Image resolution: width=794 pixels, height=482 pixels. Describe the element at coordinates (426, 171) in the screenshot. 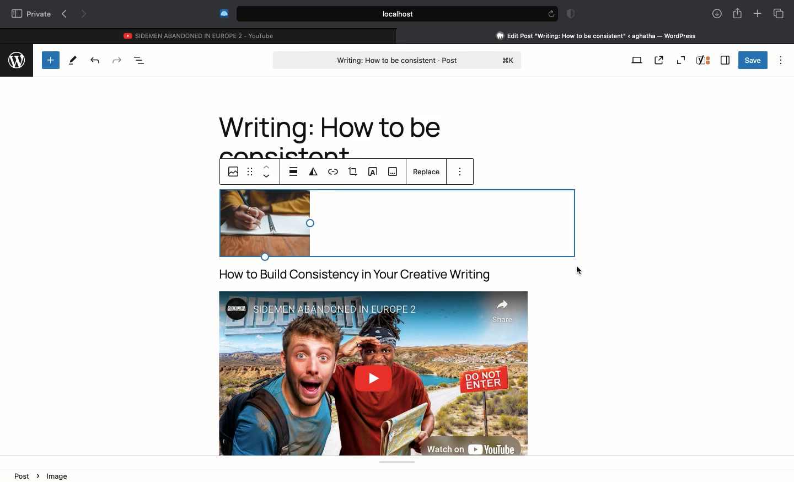

I see `replace` at that location.